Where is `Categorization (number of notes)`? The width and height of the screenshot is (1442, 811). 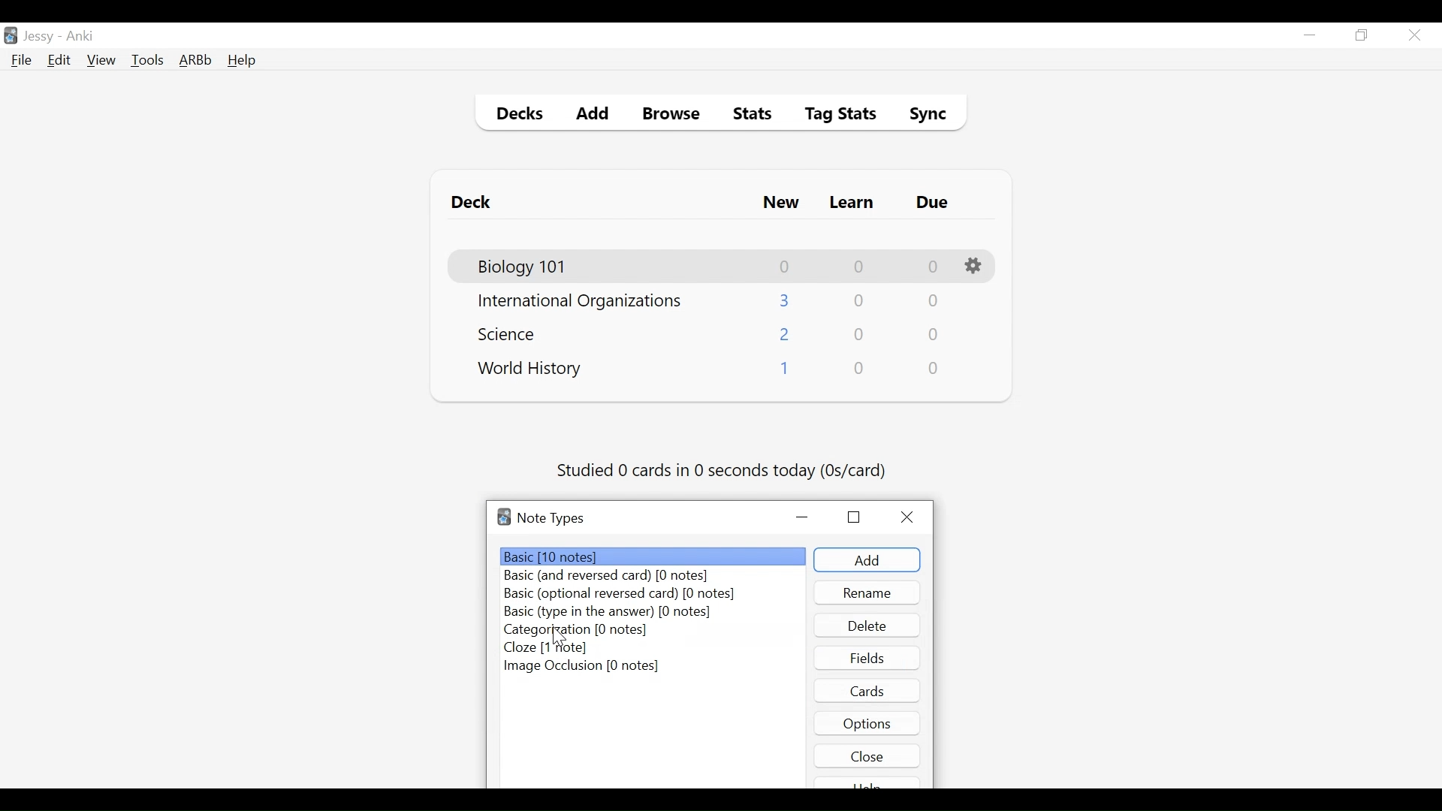 Categorization (number of notes) is located at coordinates (580, 630).